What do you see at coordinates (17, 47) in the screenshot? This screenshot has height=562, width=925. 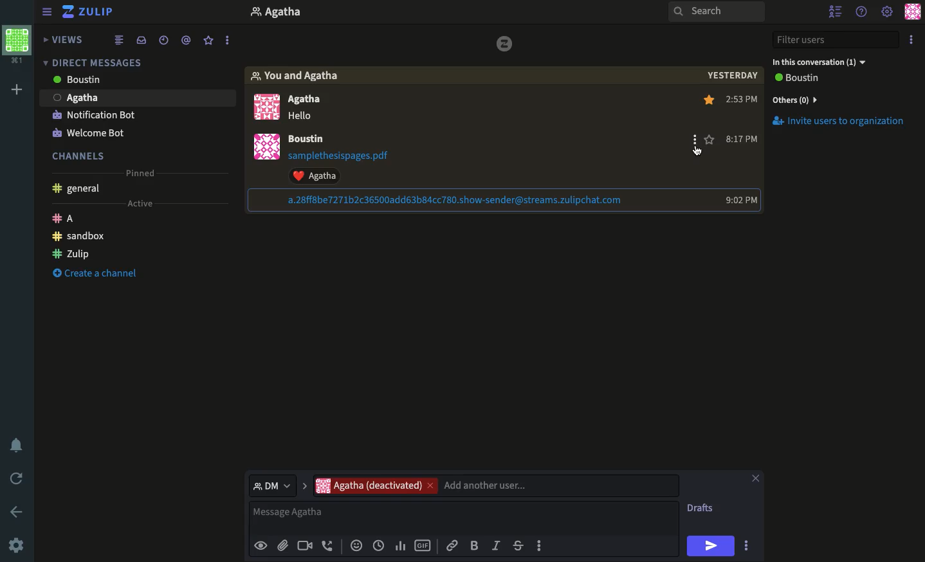 I see `Profile` at bounding box center [17, 47].